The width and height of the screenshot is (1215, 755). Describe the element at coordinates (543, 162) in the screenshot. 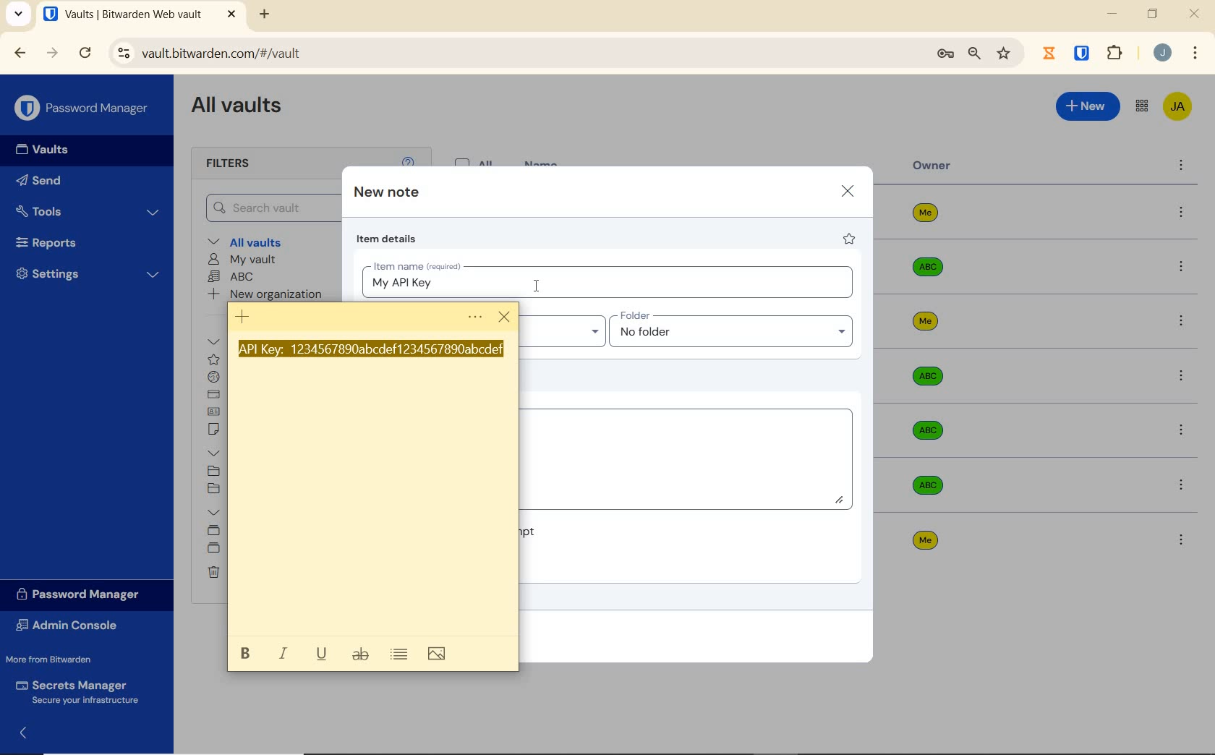

I see `name` at that location.